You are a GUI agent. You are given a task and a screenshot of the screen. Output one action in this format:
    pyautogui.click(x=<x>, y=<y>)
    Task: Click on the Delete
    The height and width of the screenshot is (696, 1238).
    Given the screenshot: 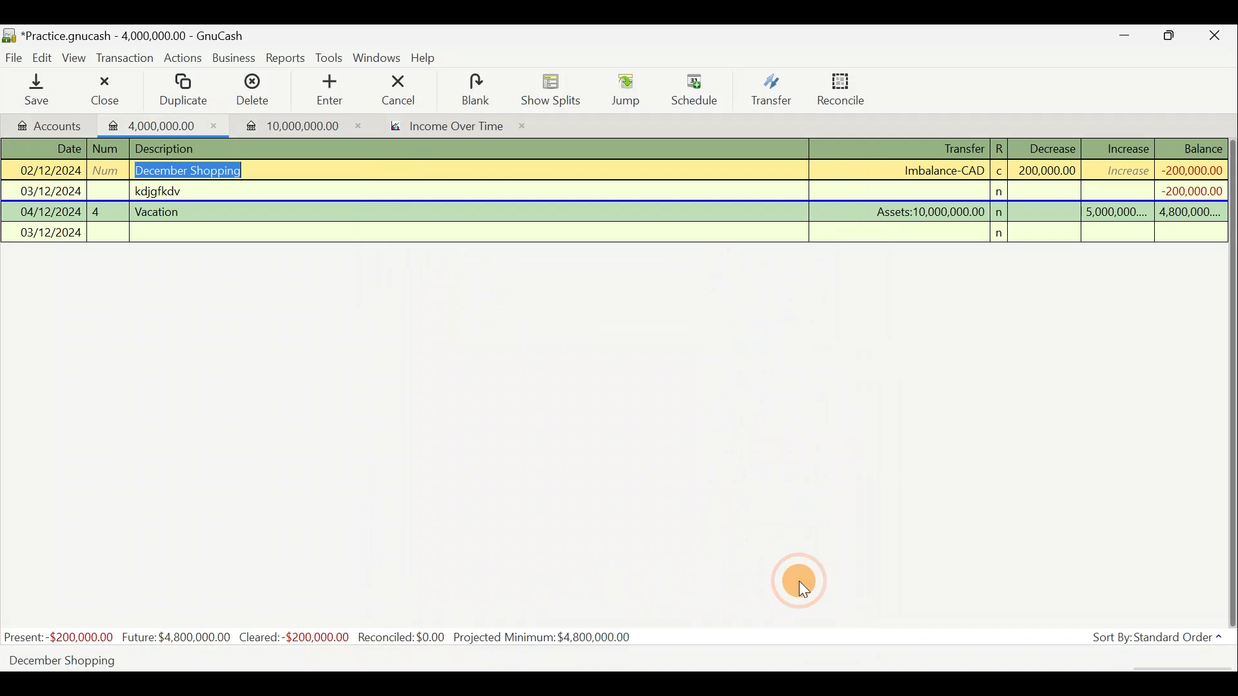 What is the action you would take?
    pyautogui.click(x=251, y=95)
    